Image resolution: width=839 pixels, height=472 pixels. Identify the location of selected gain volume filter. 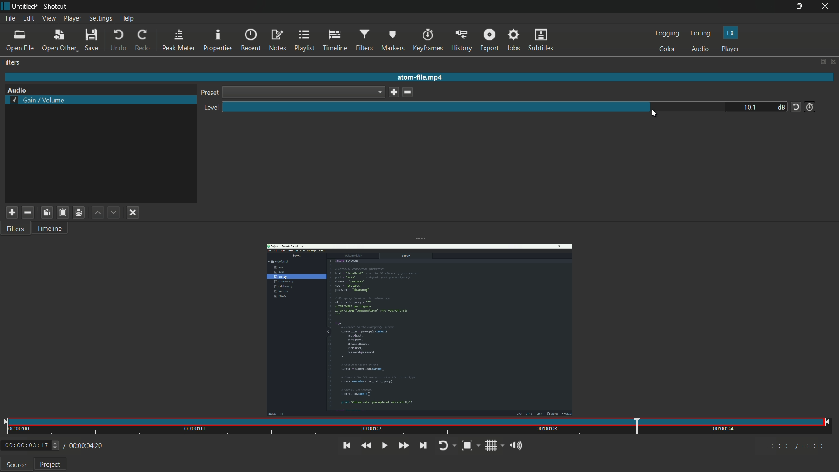
(37, 100).